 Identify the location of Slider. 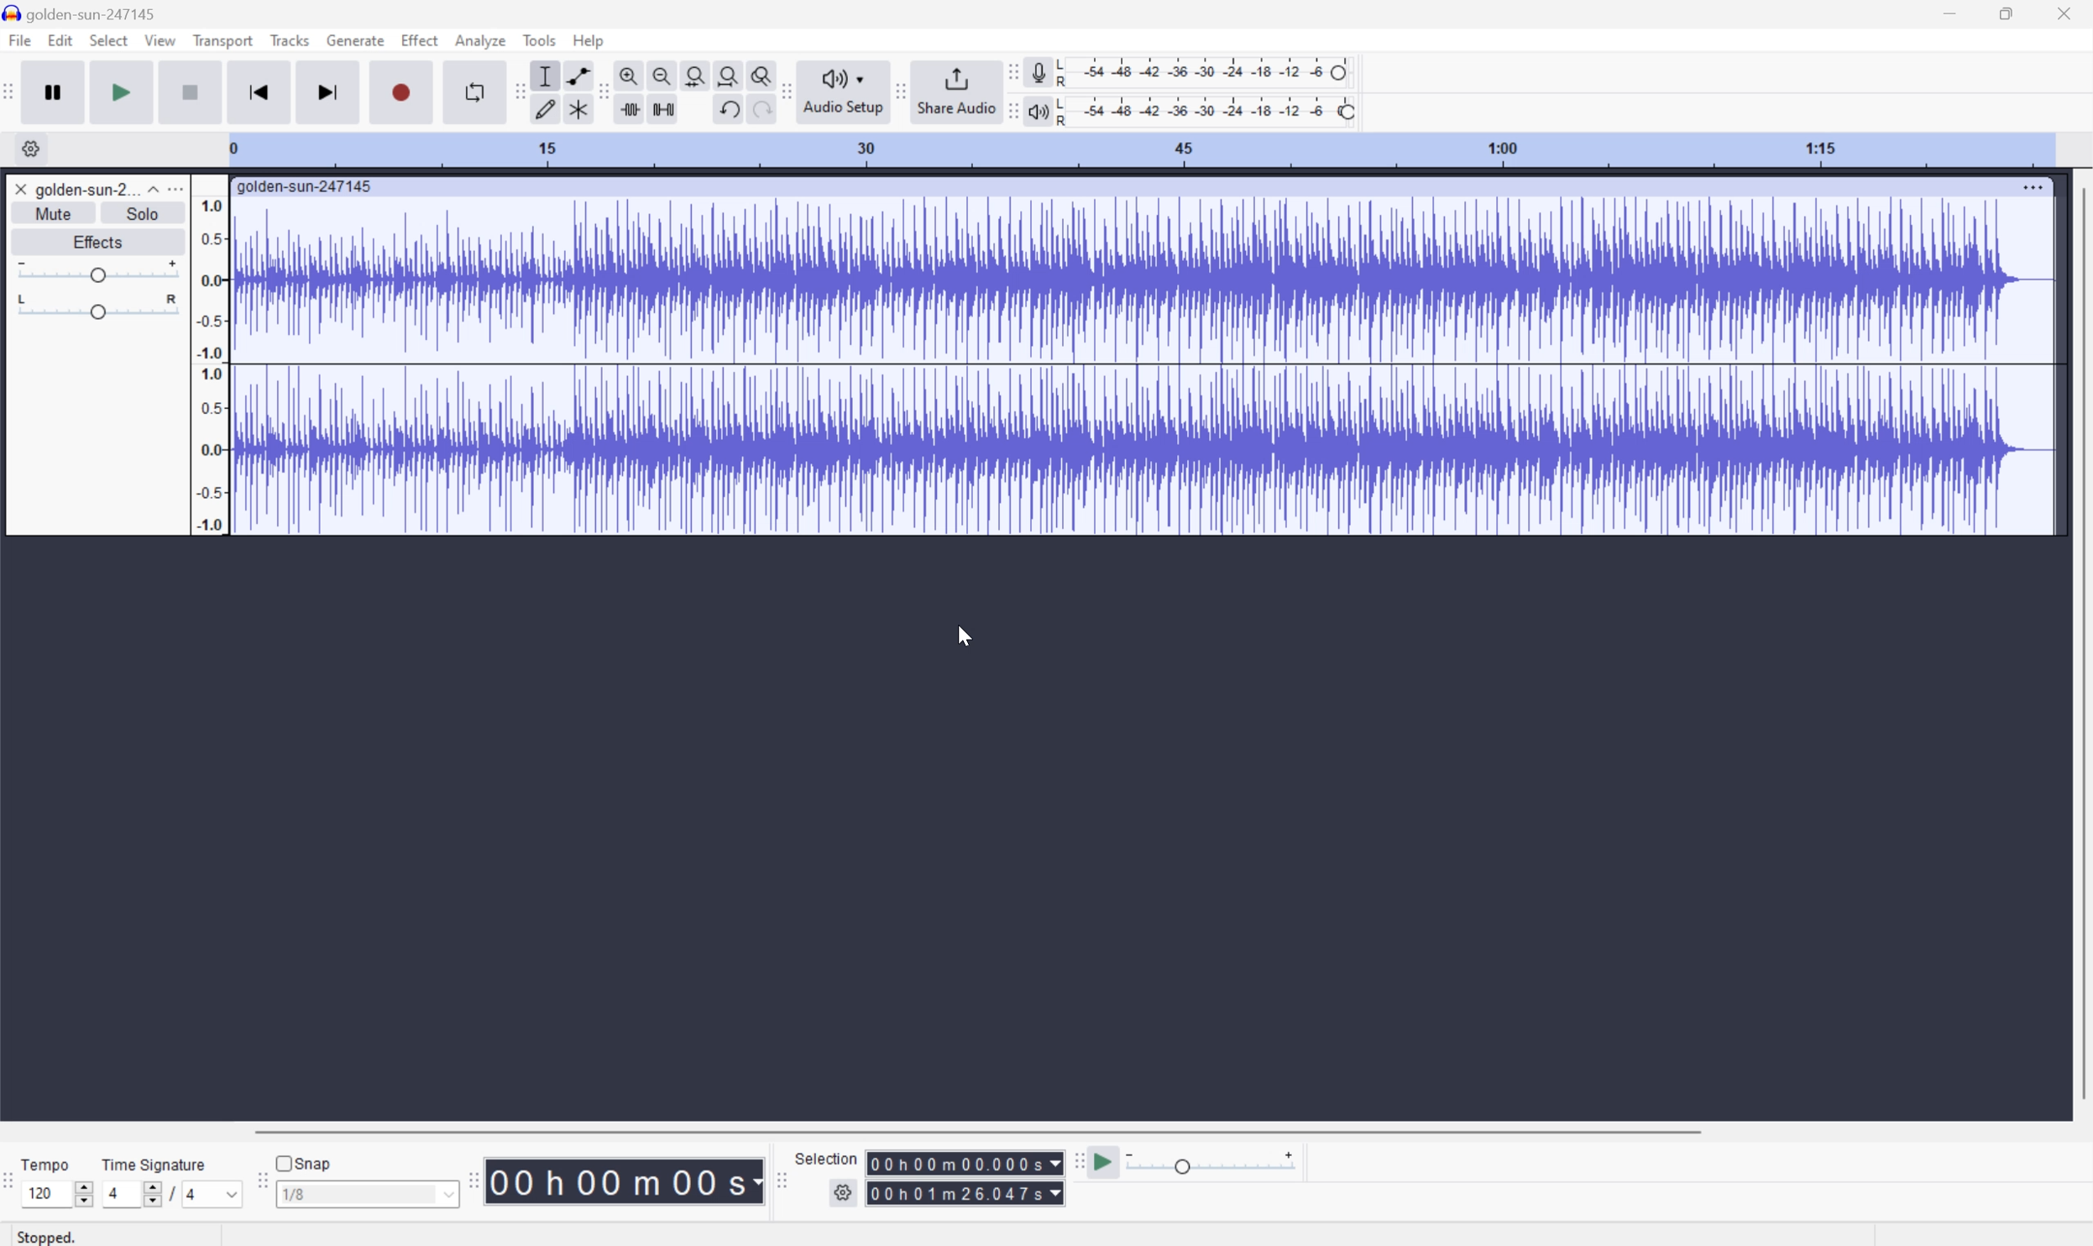
(97, 269).